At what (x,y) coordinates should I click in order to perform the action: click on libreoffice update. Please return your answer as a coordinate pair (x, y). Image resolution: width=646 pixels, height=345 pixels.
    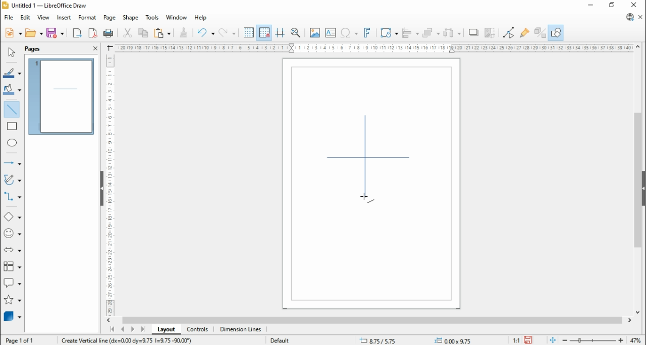
    Looking at the image, I should click on (629, 17).